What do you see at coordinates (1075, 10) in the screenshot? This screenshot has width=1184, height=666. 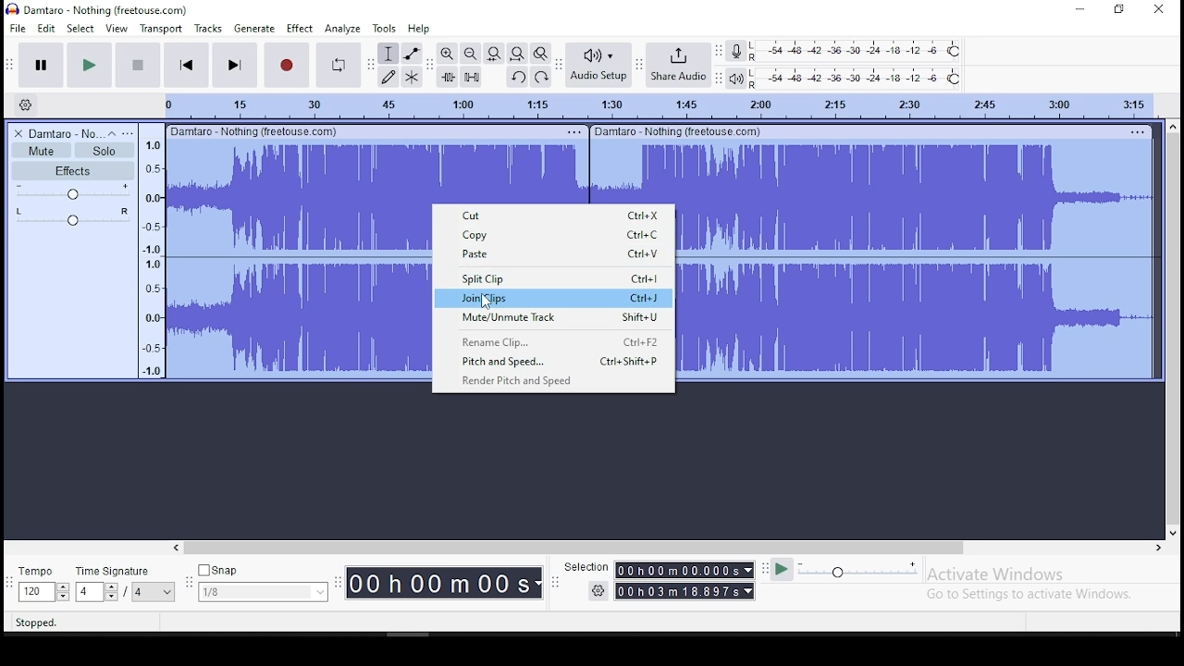 I see `minimize` at bounding box center [1075, 10].